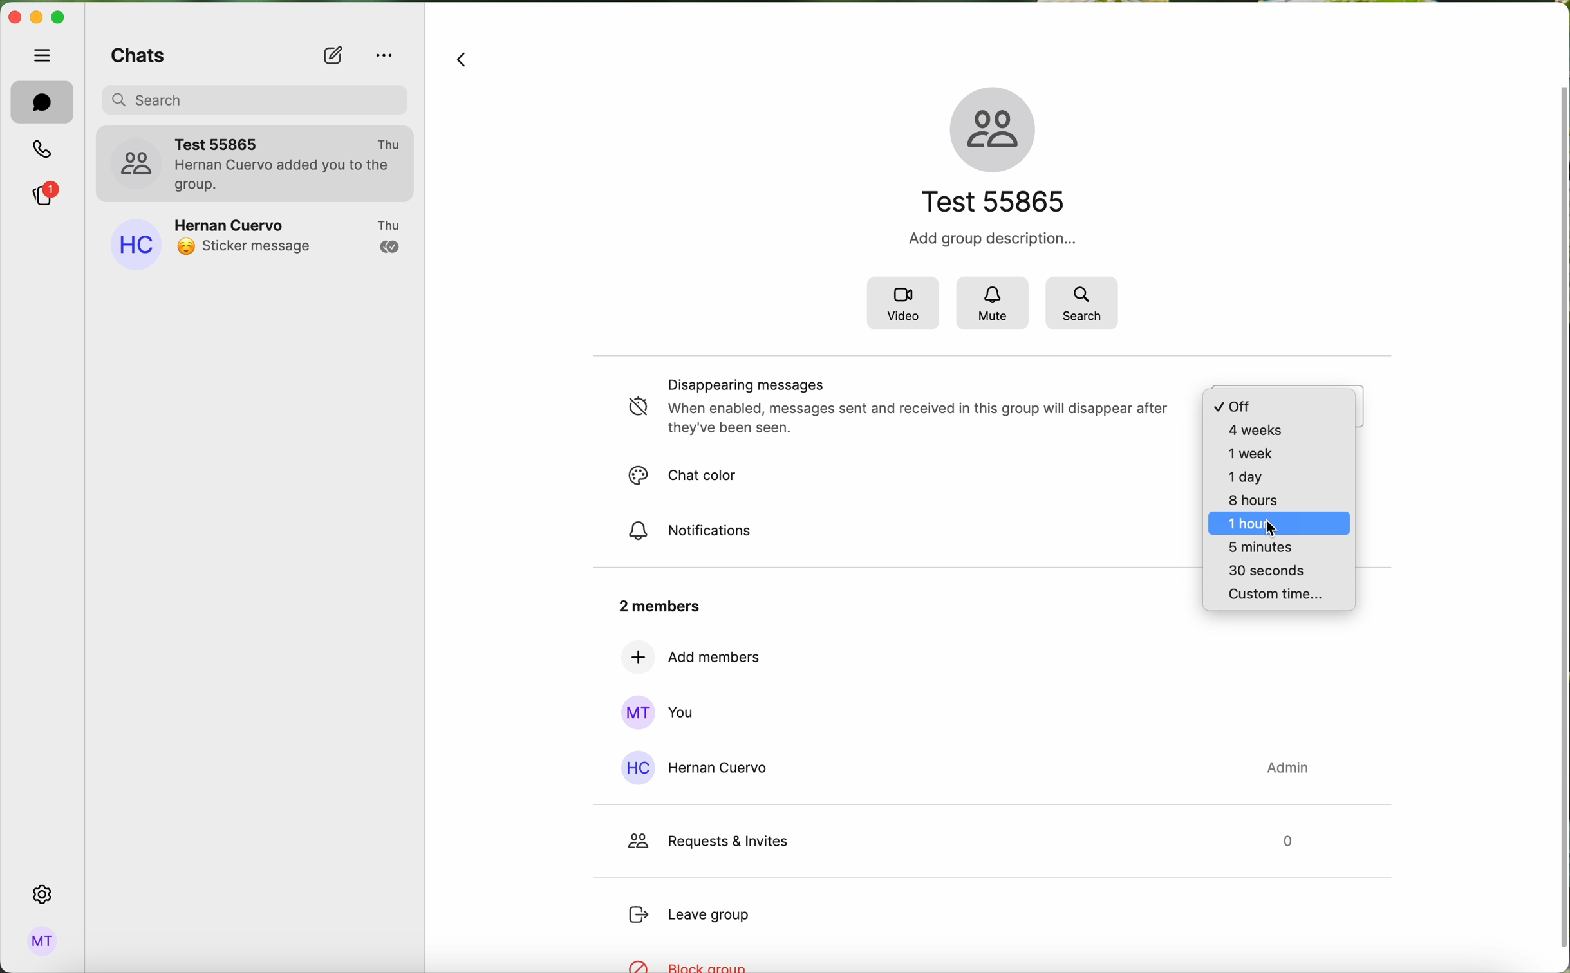  What do you see at coordinates (960, 844) in the screenshot?
I see `request & invites` at bounding box center [960, 844].